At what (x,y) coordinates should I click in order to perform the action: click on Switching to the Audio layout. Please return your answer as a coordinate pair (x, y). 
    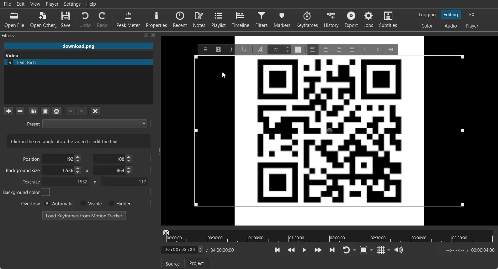
    Looking at the image, I should click on (451, 26).